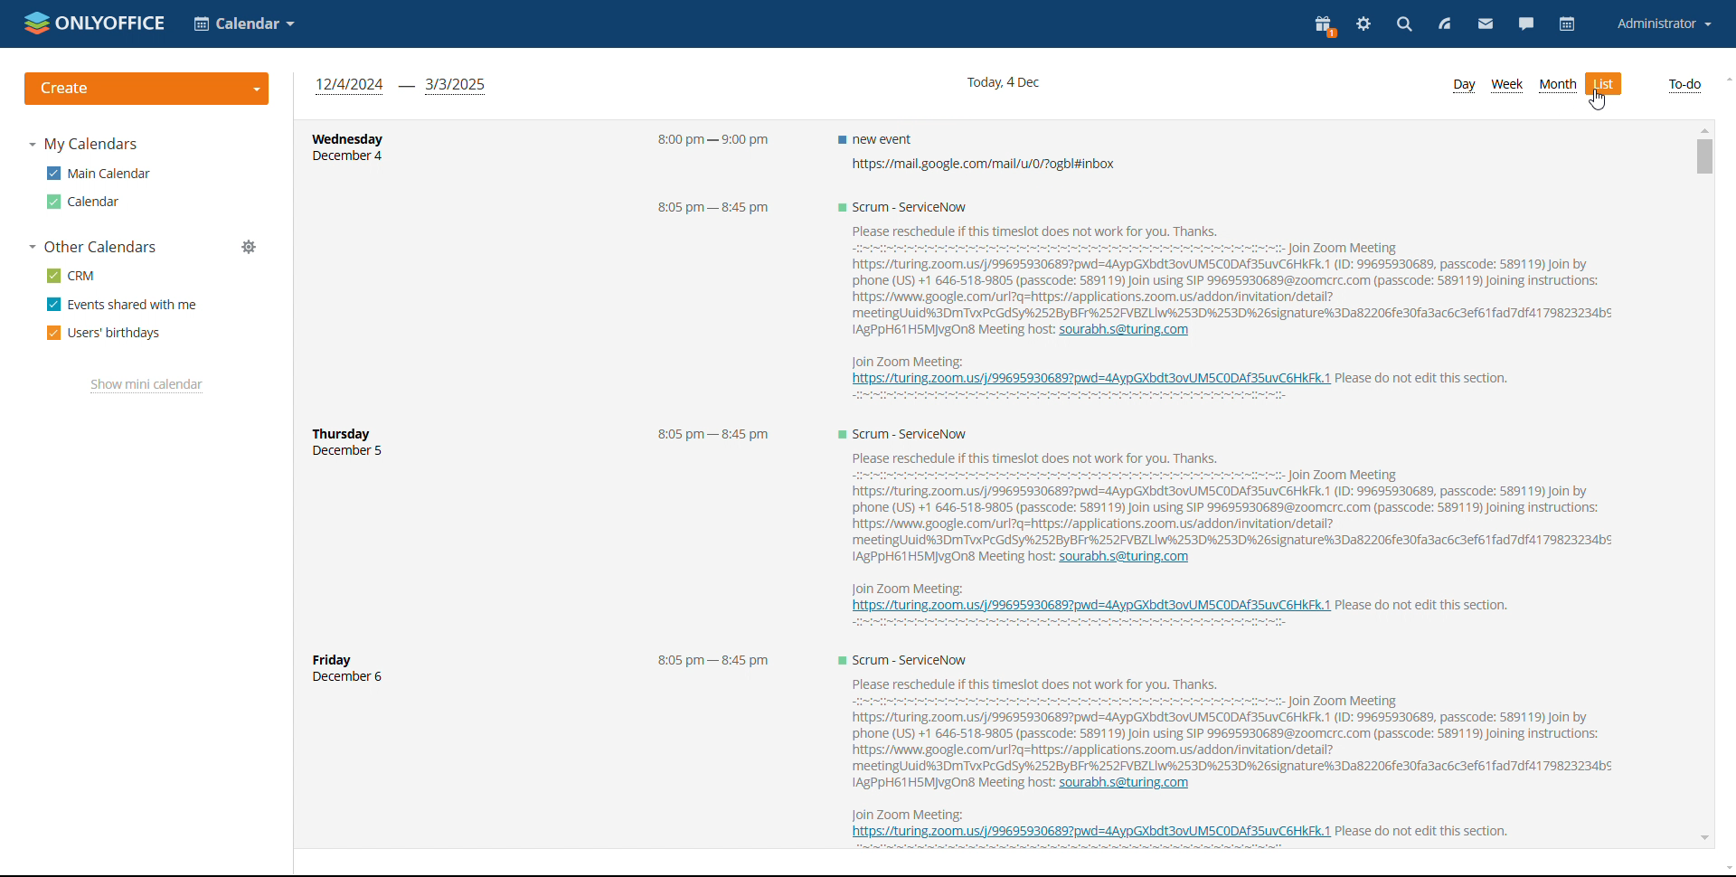 The width and height of the screenshot is (1736, 877). What do you see at coordinates (703, 143) in the screenshot?
I see `8:00 pm — 9:00 pm` at bounding box center [703, 143].